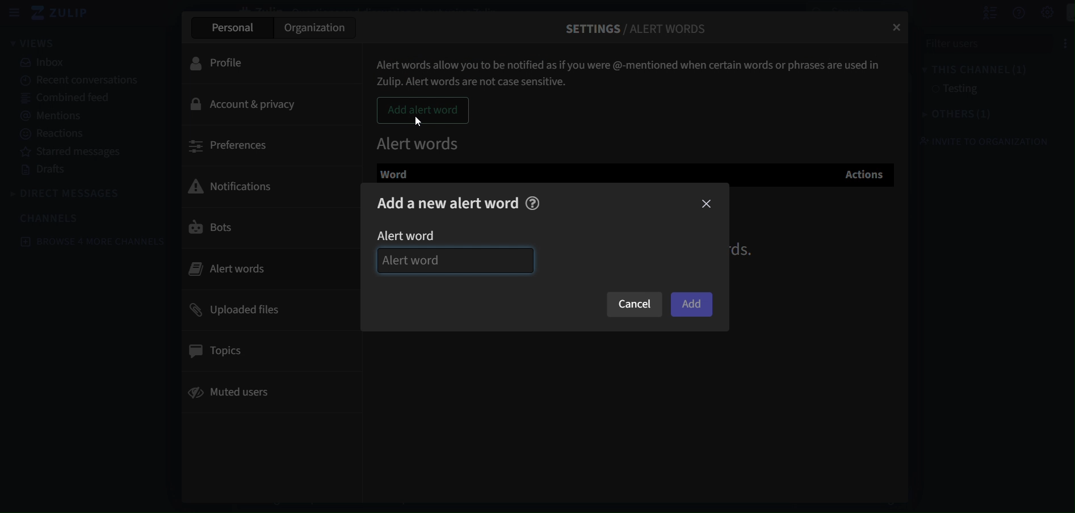 This screenshot has width=1075, height=513. Describe the element at coordinates (1064, 12) in the screenshot. I see `personal menu` at that location.